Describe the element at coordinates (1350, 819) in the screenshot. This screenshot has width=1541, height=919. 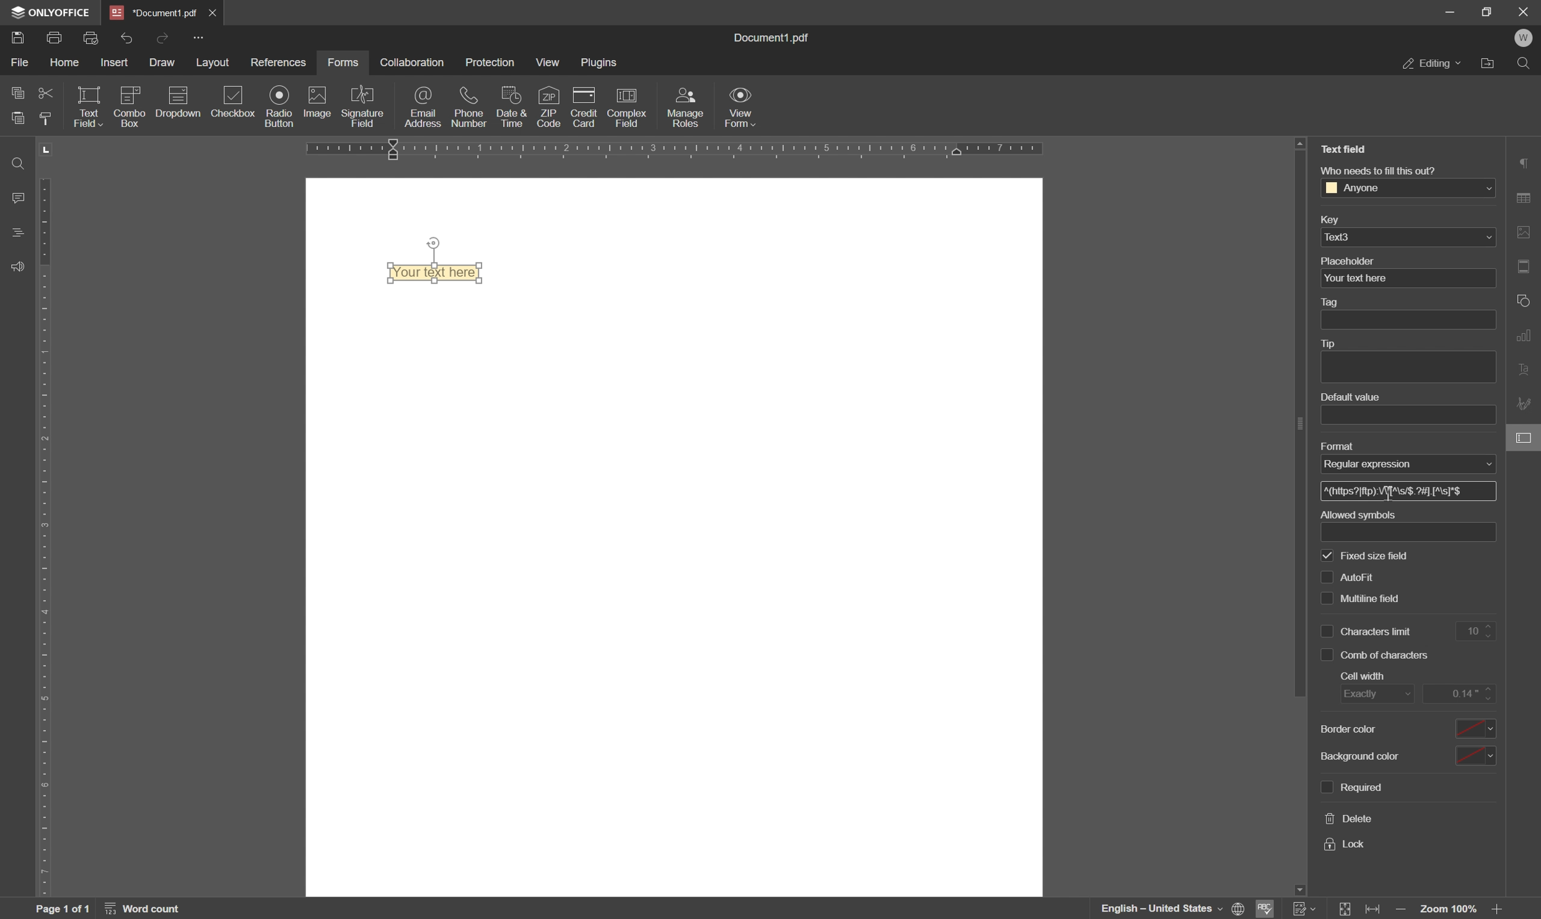
I see `delete` at that location.